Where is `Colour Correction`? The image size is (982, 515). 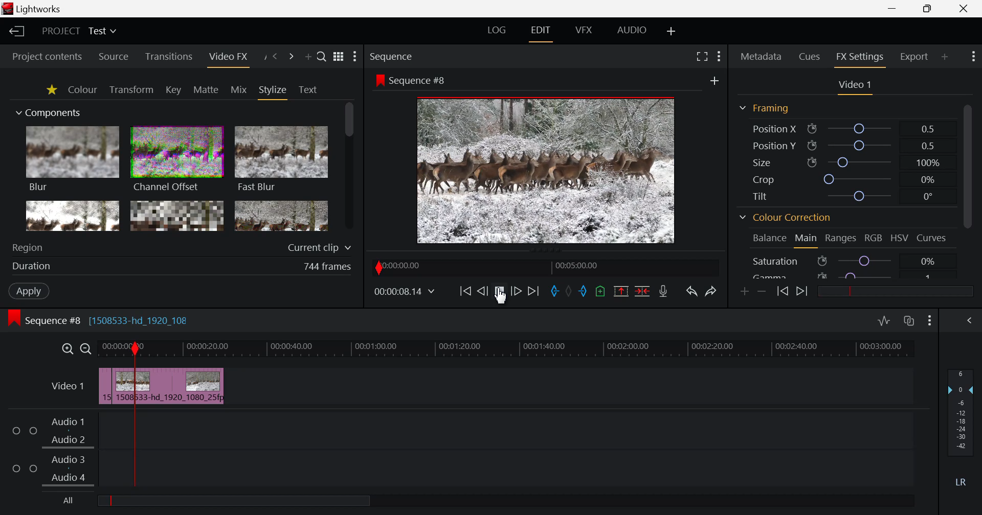 Colour Correction is located at coordinates (785, 218).